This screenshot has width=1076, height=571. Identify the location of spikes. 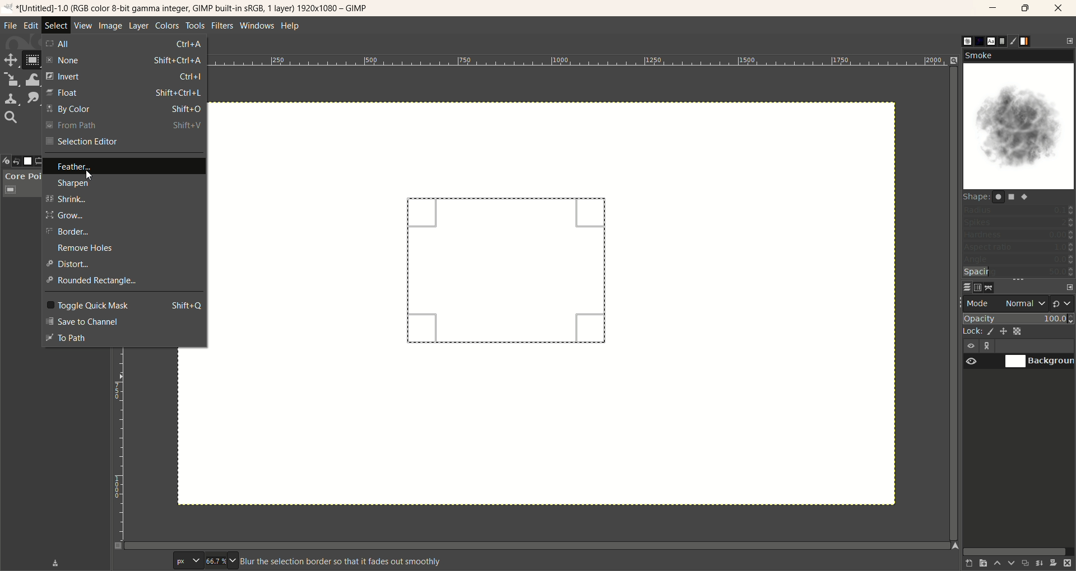
(1018, 223).